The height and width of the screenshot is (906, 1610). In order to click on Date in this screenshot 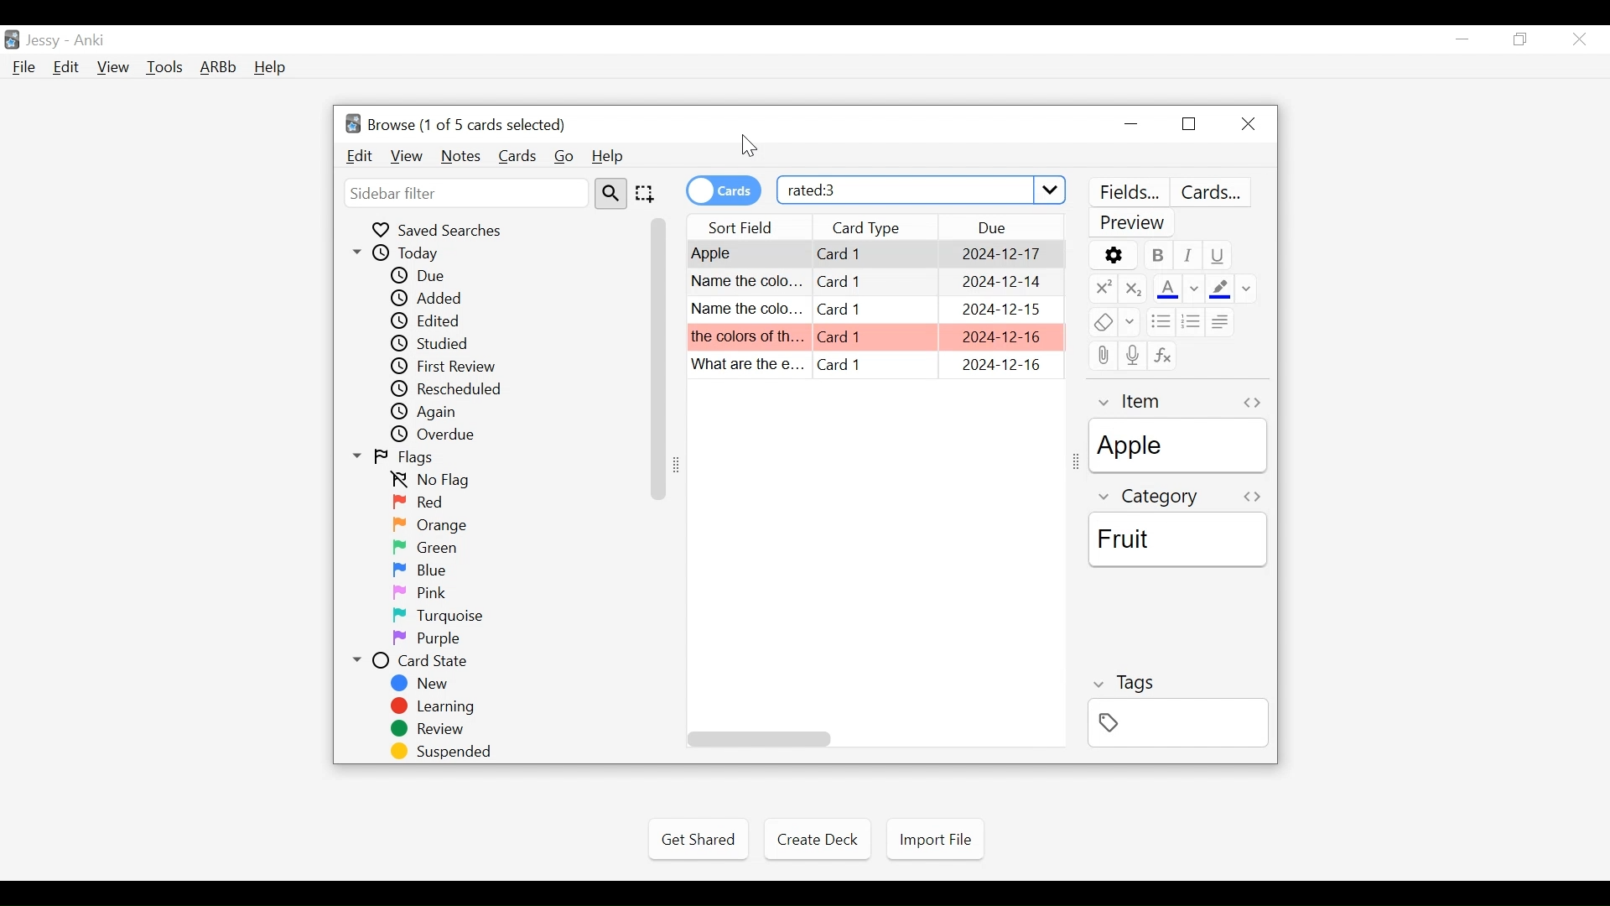, I will do `click(1002, 367)`.